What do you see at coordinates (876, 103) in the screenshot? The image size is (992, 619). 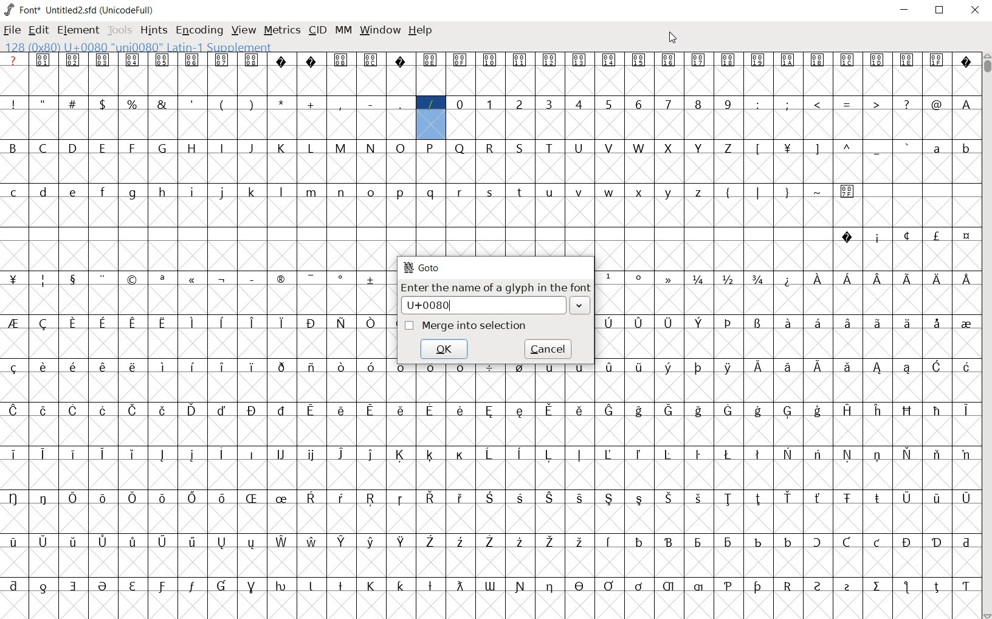 I see `glyph` at bounding box center [876, 103].